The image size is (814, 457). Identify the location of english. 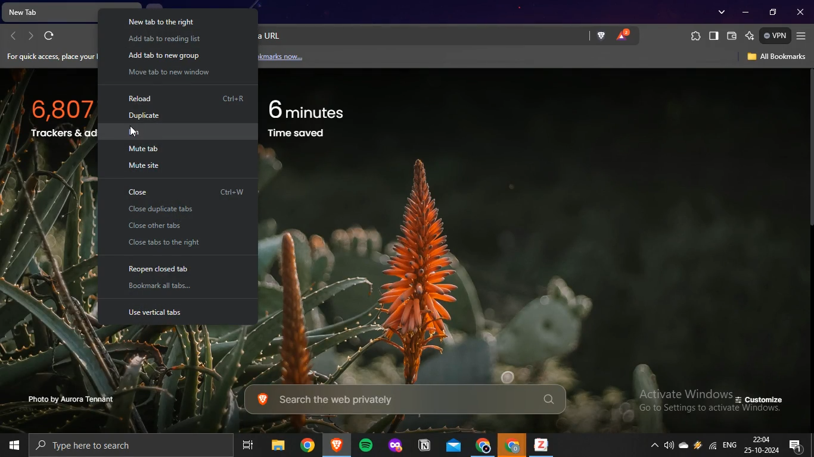
(732, 445).